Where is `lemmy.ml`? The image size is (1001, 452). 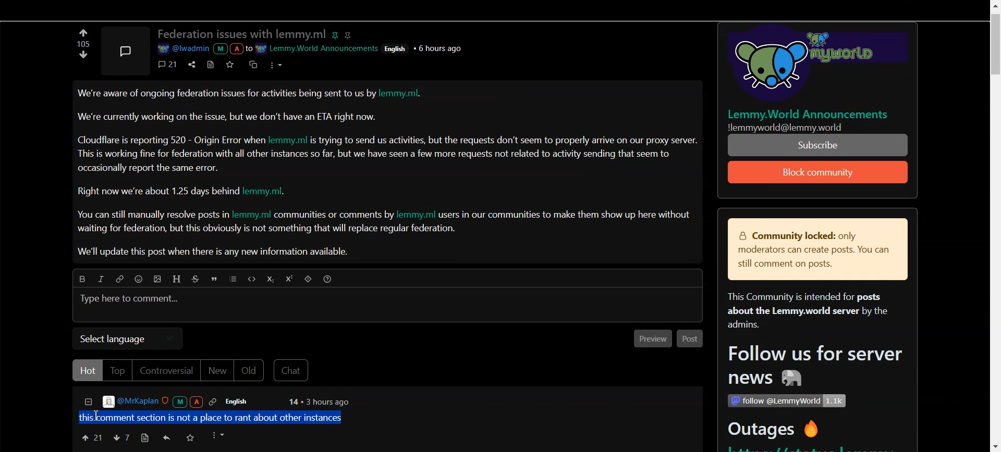 lemmy.ml is located at coordinates (417, 215).